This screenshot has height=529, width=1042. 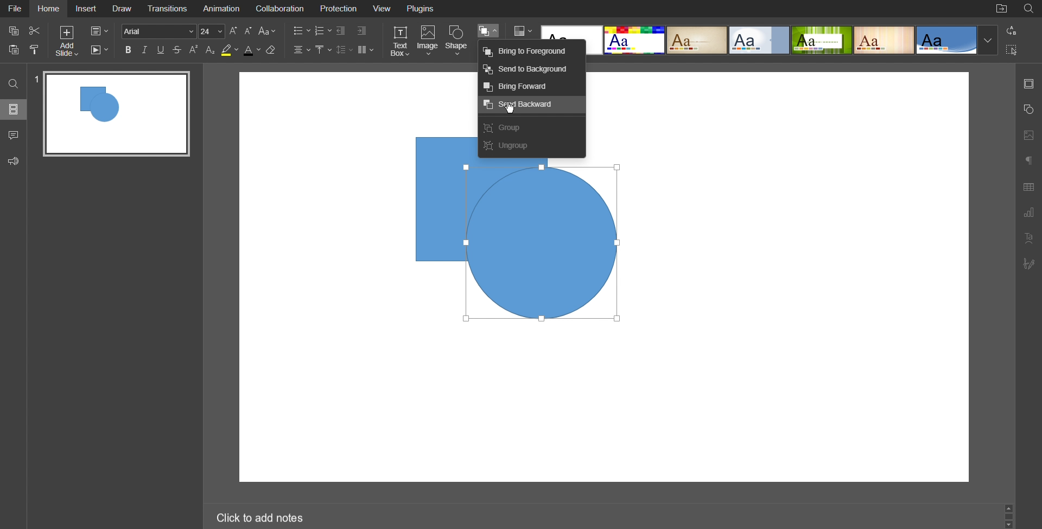 I want to click on Paste, so click(x=12, y=51).